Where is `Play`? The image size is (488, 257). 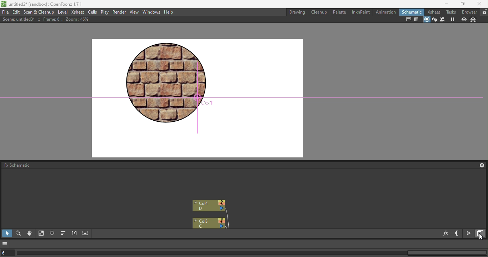 Play is located at coordinates (105, 12).